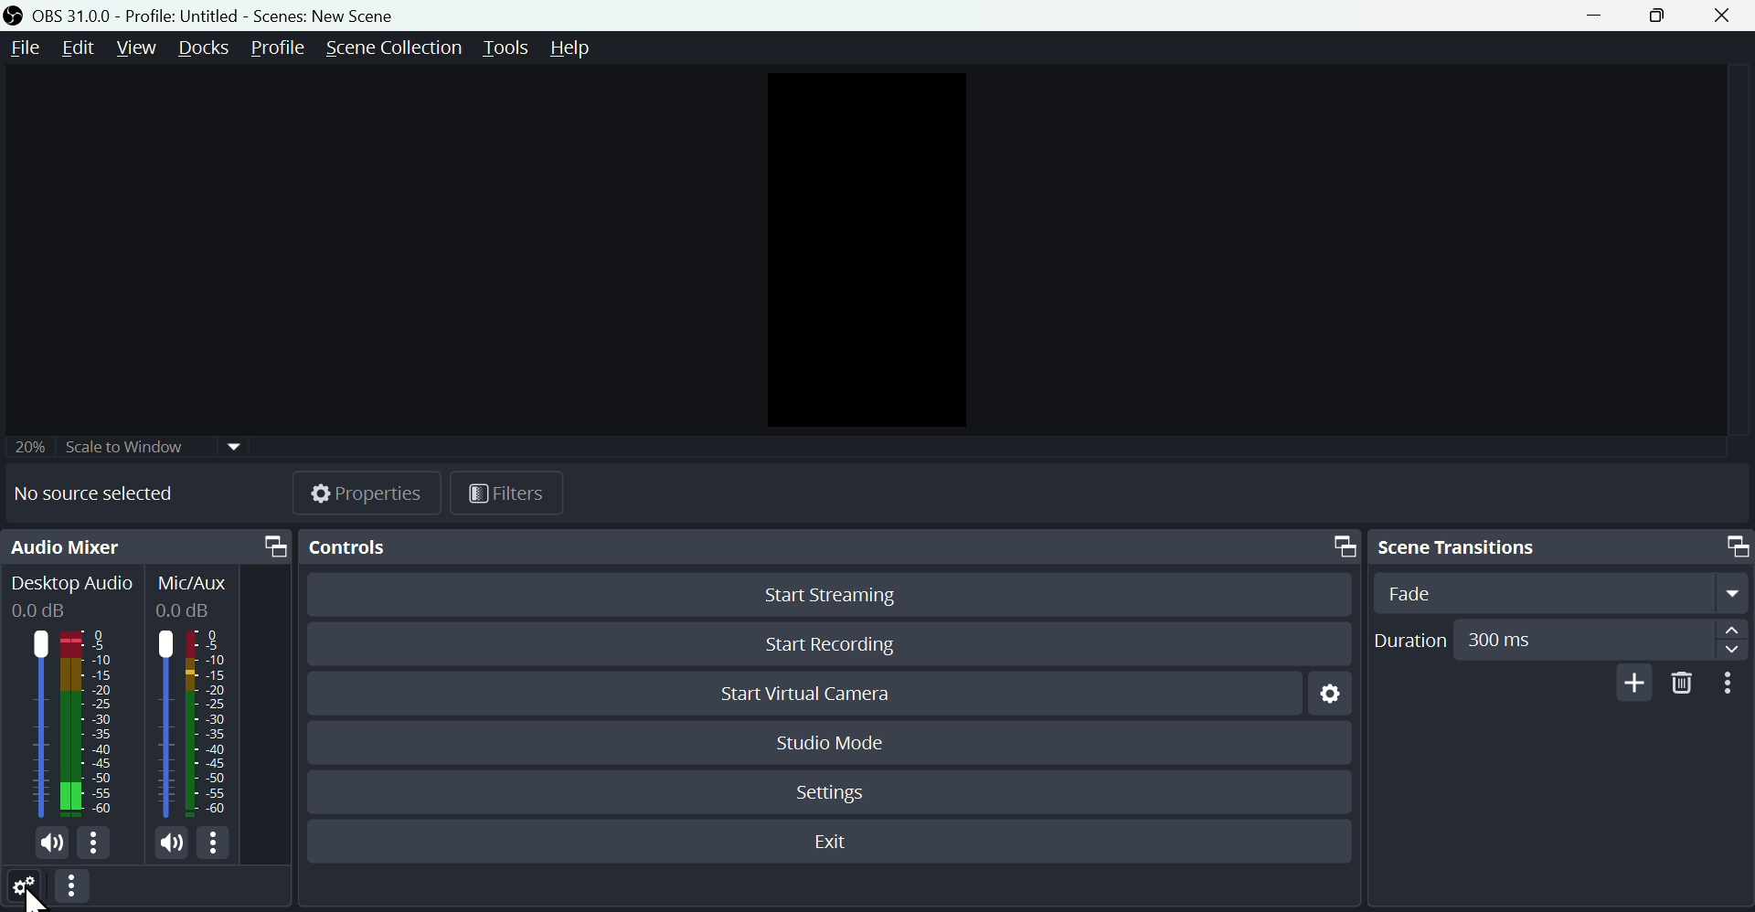 The height and width of the screenshot is (912, 1755). What do you see at coordinates (205, 48) in the screenshot?
I see `Docks` at bounding box center [205, 48].